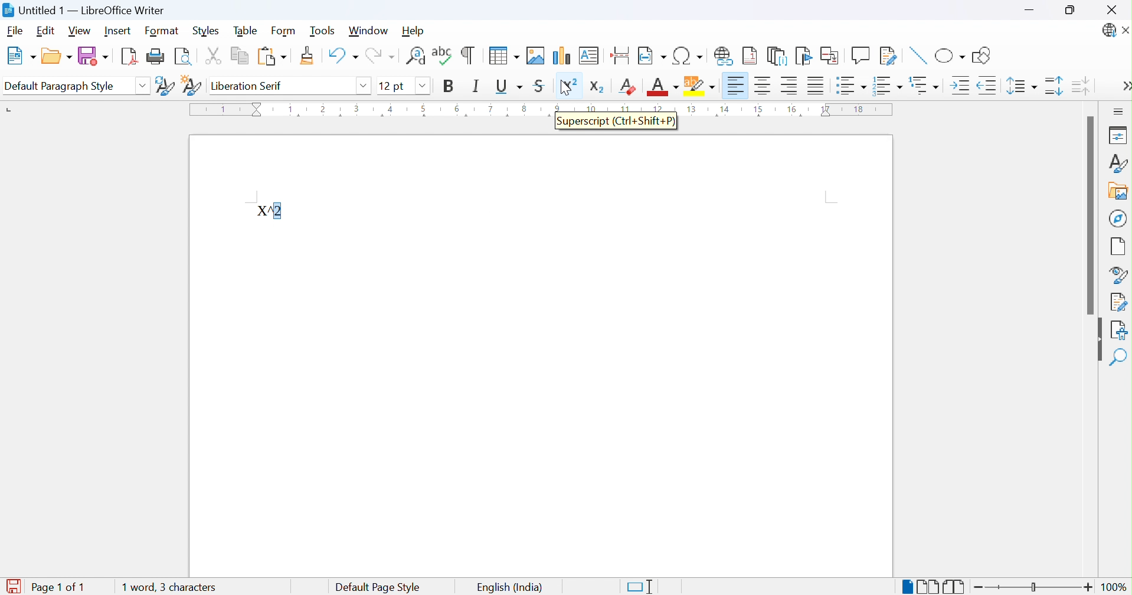  Describe the element at coordinates (169, 587) in the screenshot. I see `0 words, 0 characters` at that location.